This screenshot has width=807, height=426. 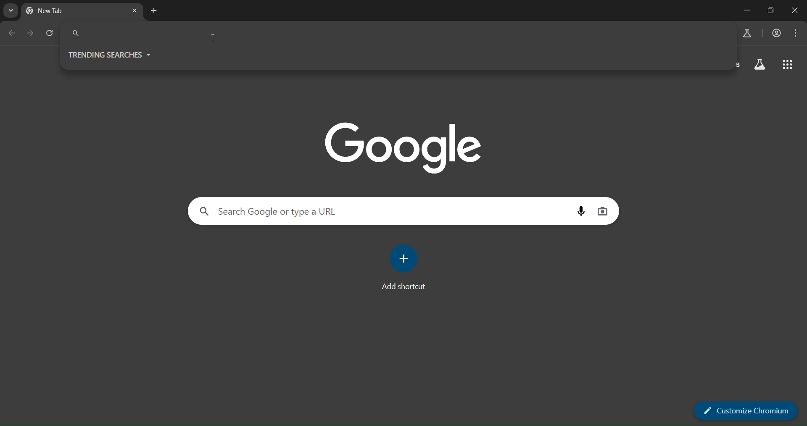 What do you see at coordinates (760, 64) in the screenshot?
I see `search labs` at bounding box center [760, 64].